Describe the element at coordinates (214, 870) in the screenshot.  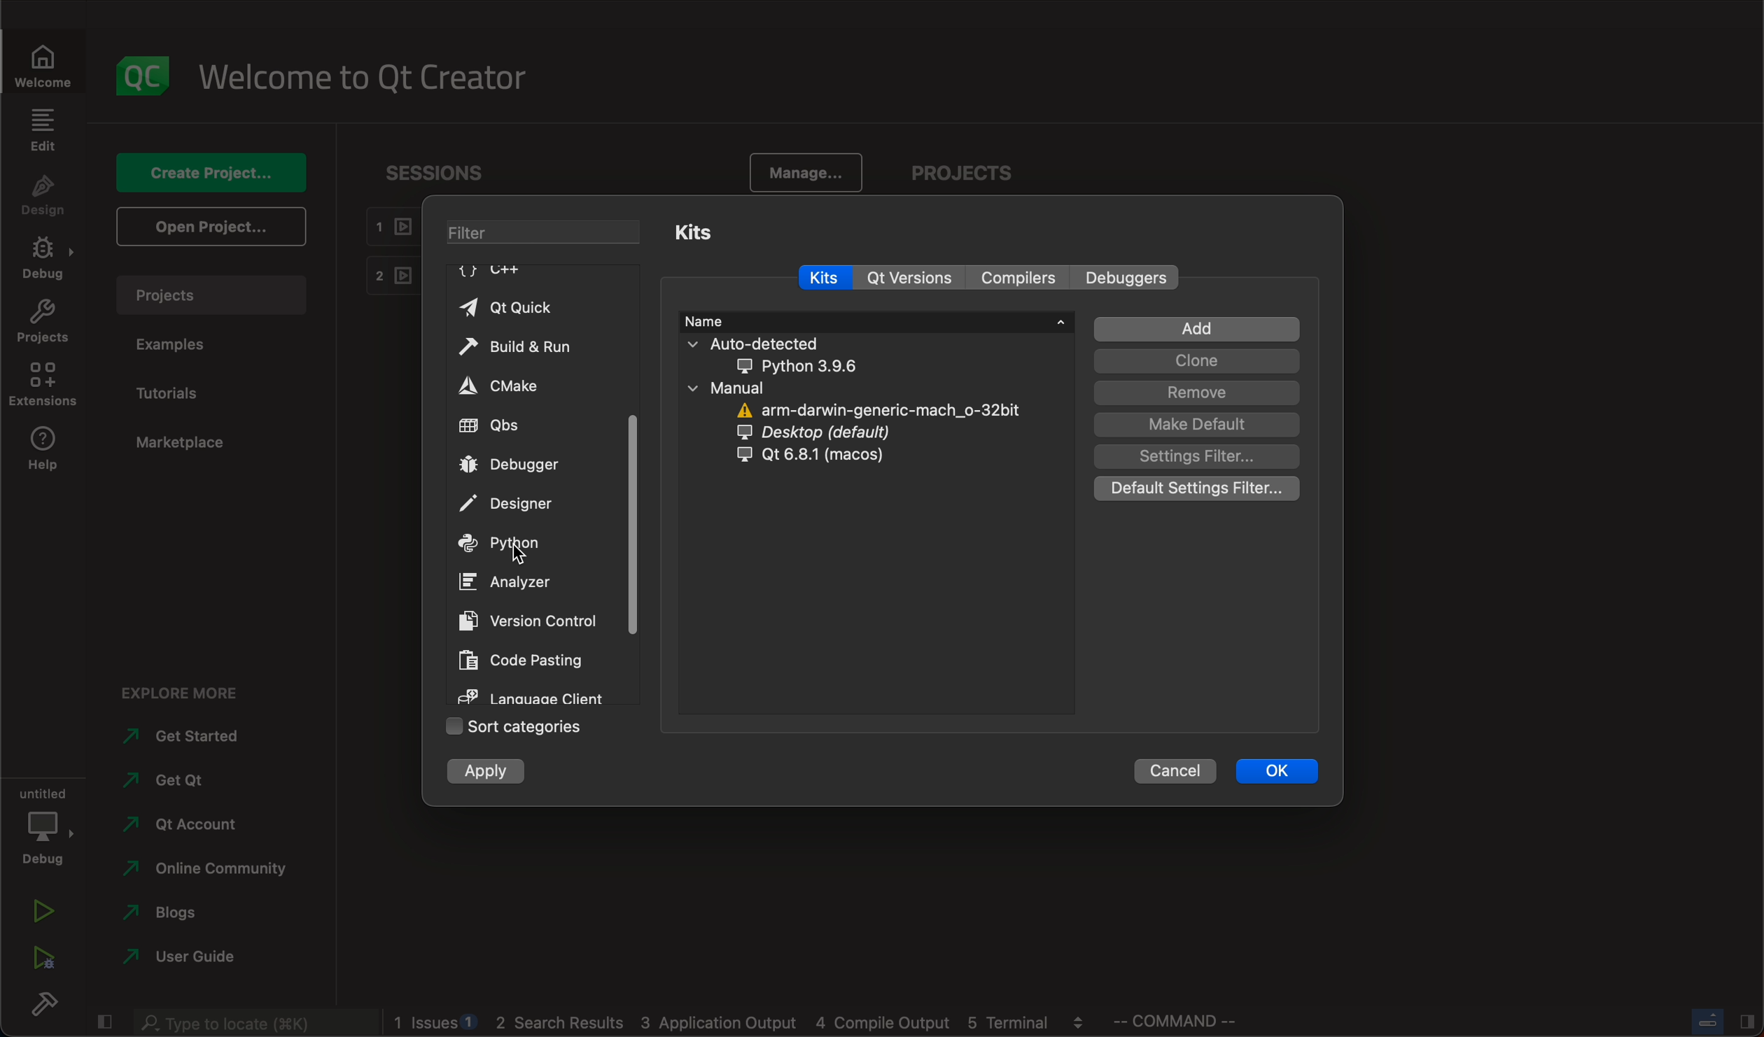
I see `community` at that location.